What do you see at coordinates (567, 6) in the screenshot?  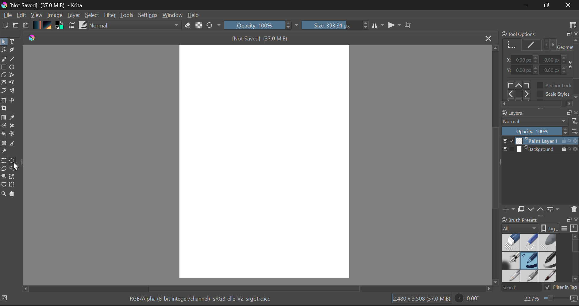 I see `Close` at bounding box center [567, 6].